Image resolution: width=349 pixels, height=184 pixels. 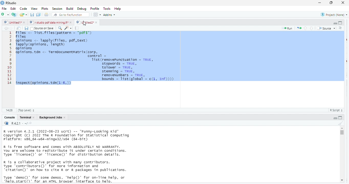 What do you see at coordinates (342, 128) in the screenshot?
I see `scroll up` at bounding box center [342, 128].